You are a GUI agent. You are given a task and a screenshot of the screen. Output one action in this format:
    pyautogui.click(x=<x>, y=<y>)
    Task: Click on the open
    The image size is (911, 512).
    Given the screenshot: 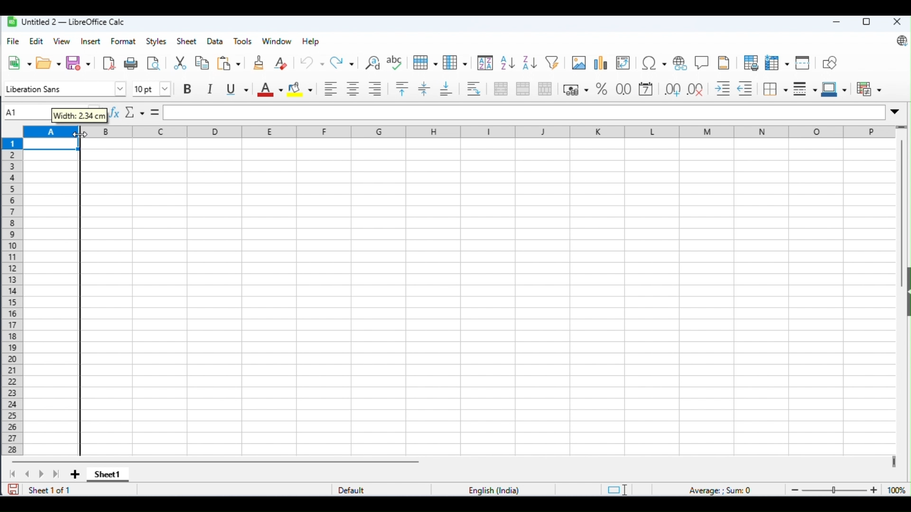 What is the action you would take?
    pyautogui.click(x=49, y=62)
    